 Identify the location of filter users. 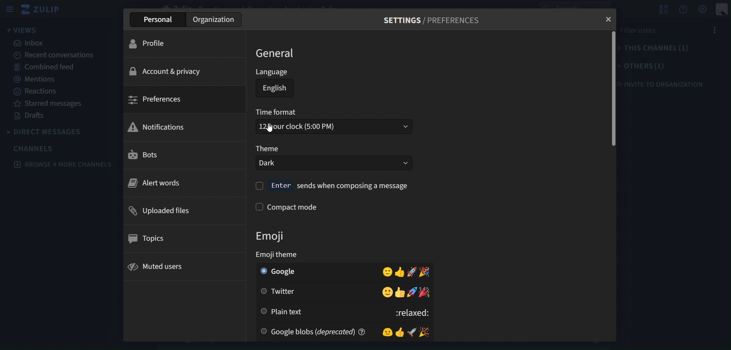
(640, 31).